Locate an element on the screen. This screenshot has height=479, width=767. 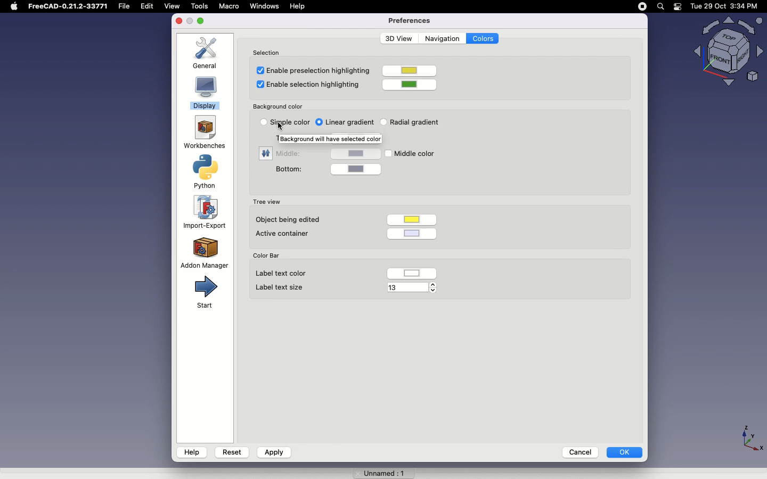
search is located at coordinates (660, 6).